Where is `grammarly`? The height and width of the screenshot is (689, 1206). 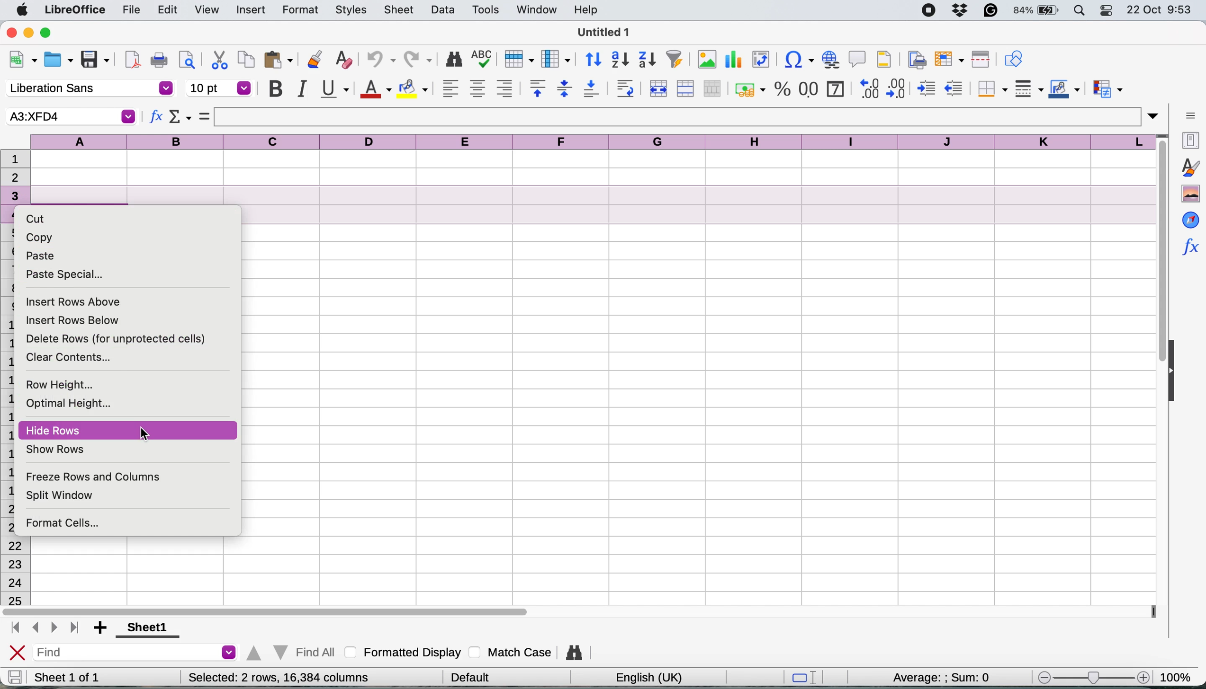
grammarly is located at coordinates (992, 10).